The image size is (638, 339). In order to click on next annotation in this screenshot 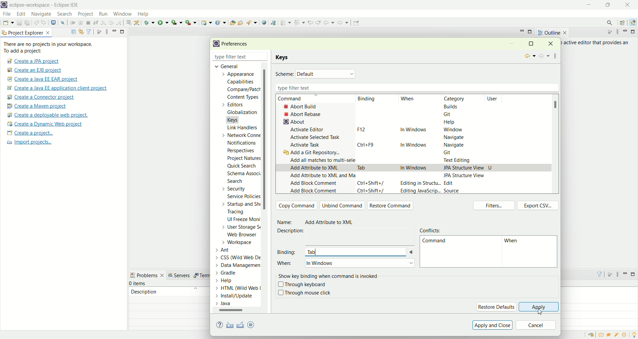, I will do `click(286, 23)`.